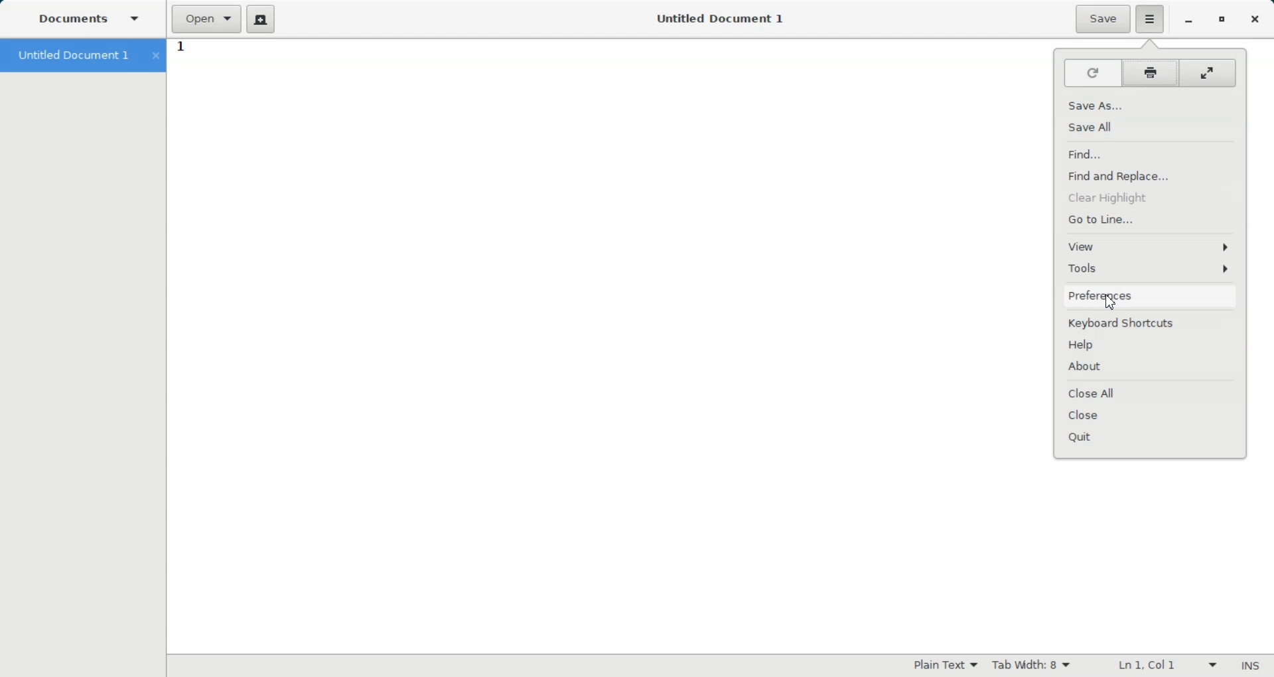 This screenshot has width=1274, height=677. What do you see at coordinates (1149, 197) in the screenshot?
I see `Clear Highlight` at bounding box center [1149, 197].